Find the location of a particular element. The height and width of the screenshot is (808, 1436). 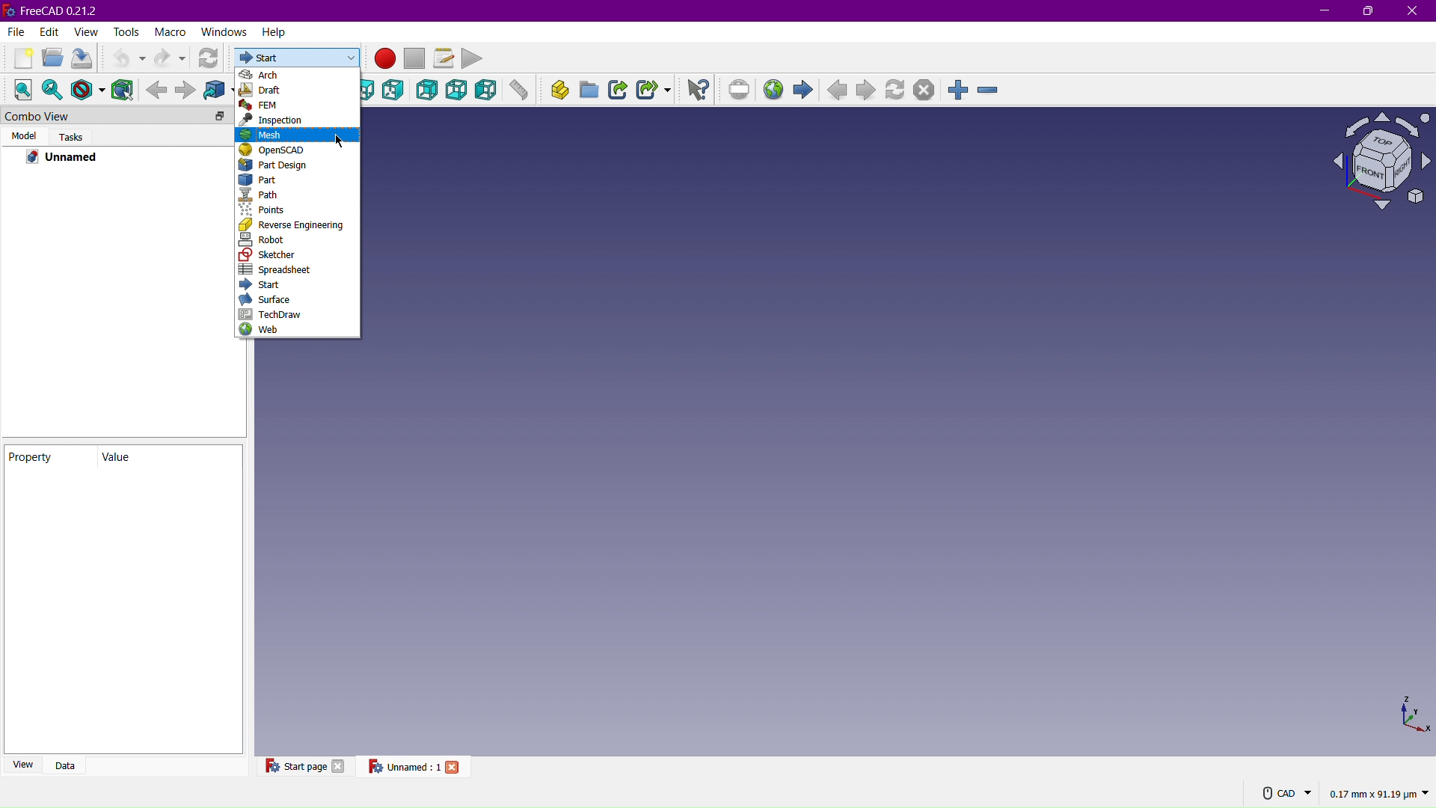

Refresh webpage is located at coordinates (897, 92).